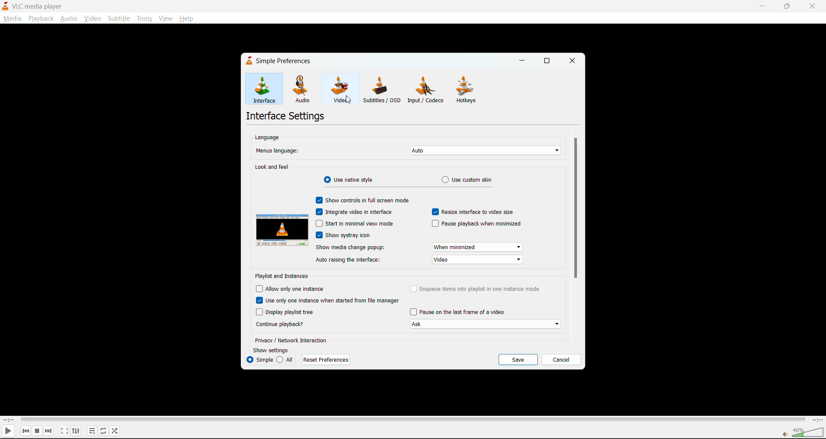 Image resolution: width=826 pixels, height=439 pixels. What do you see at coordinates (280, 61) in the screenshot?
I see `simple preferences` at bounding box center [280, 61].